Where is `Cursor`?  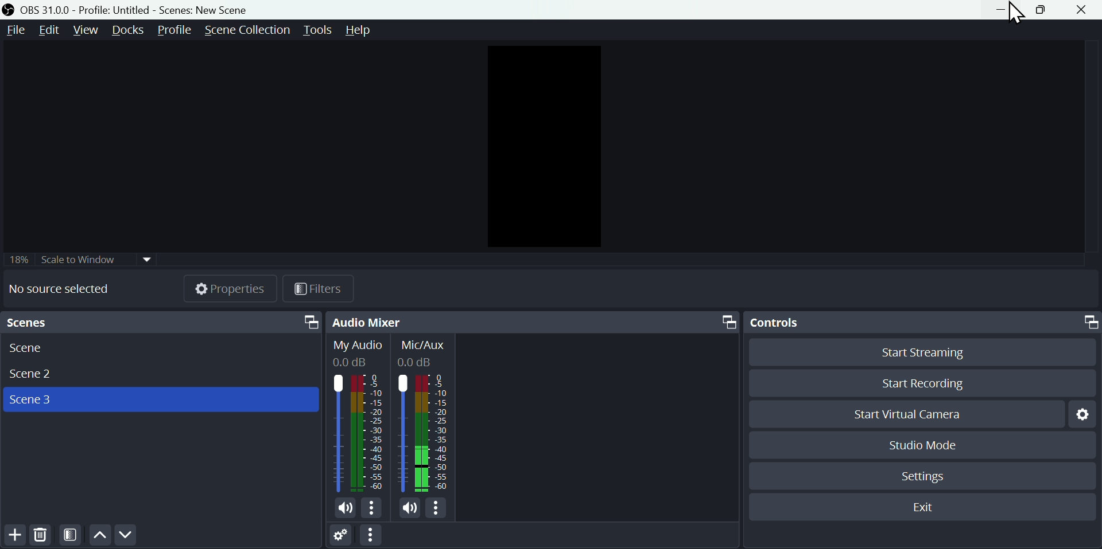
Cursor is located at coordinates (1015, 13).